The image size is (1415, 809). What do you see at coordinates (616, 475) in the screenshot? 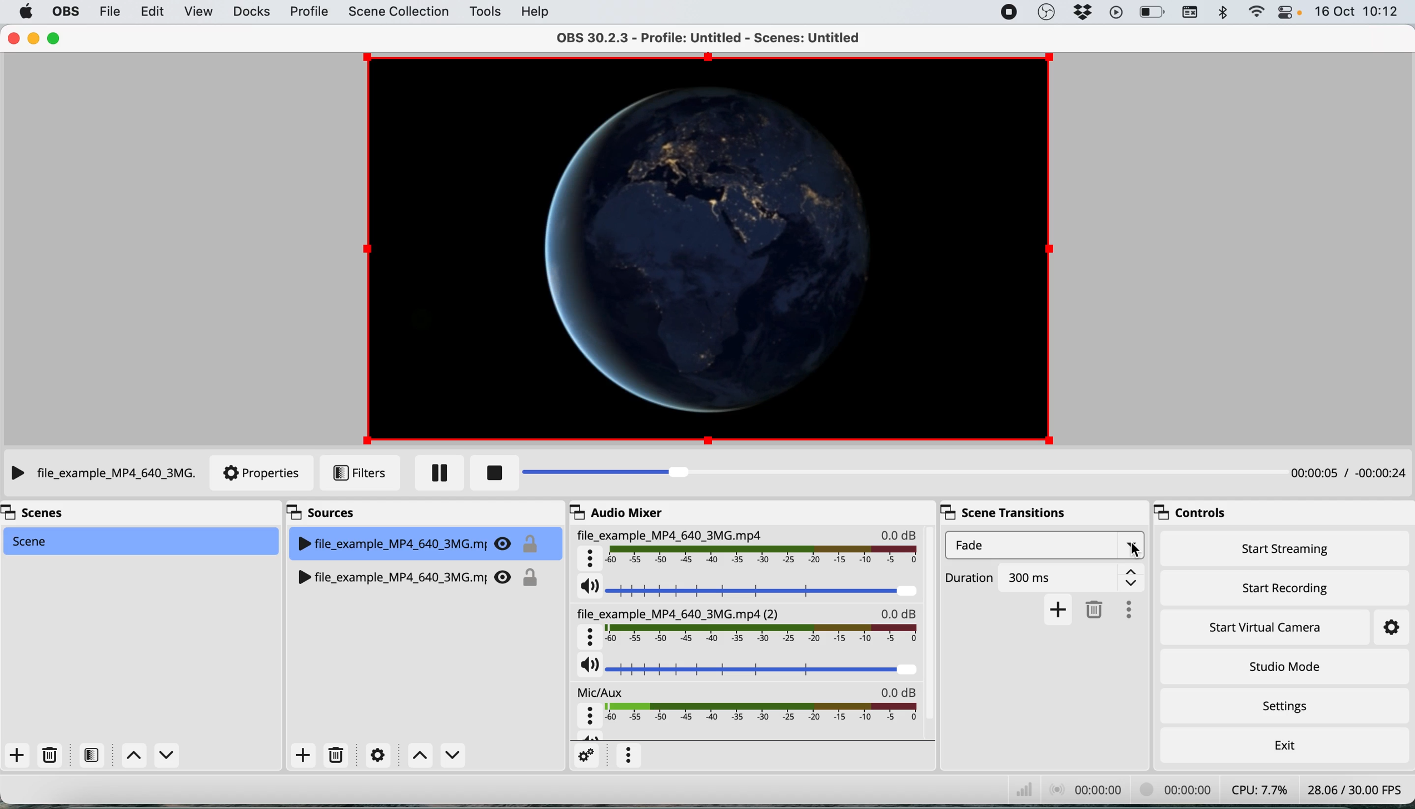
I see `playback bar` at bounding box center [616, 475].